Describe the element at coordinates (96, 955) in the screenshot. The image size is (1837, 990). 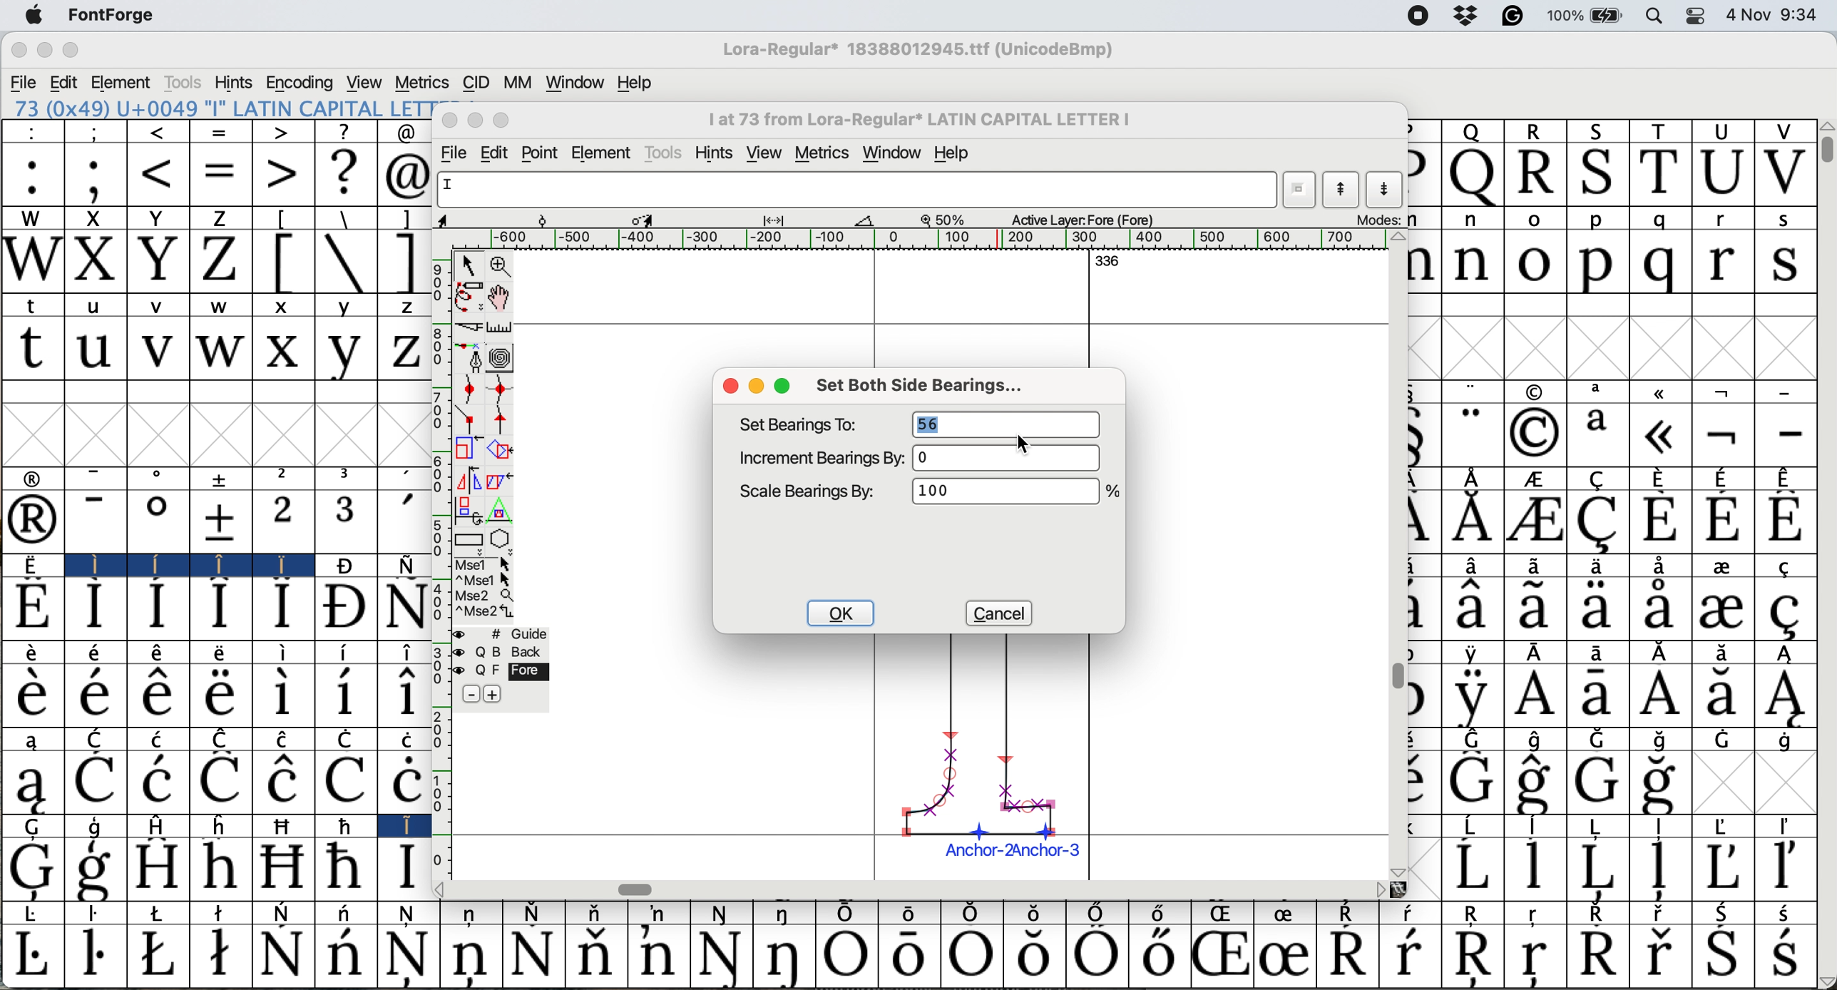
I see `Symbol` at that location.